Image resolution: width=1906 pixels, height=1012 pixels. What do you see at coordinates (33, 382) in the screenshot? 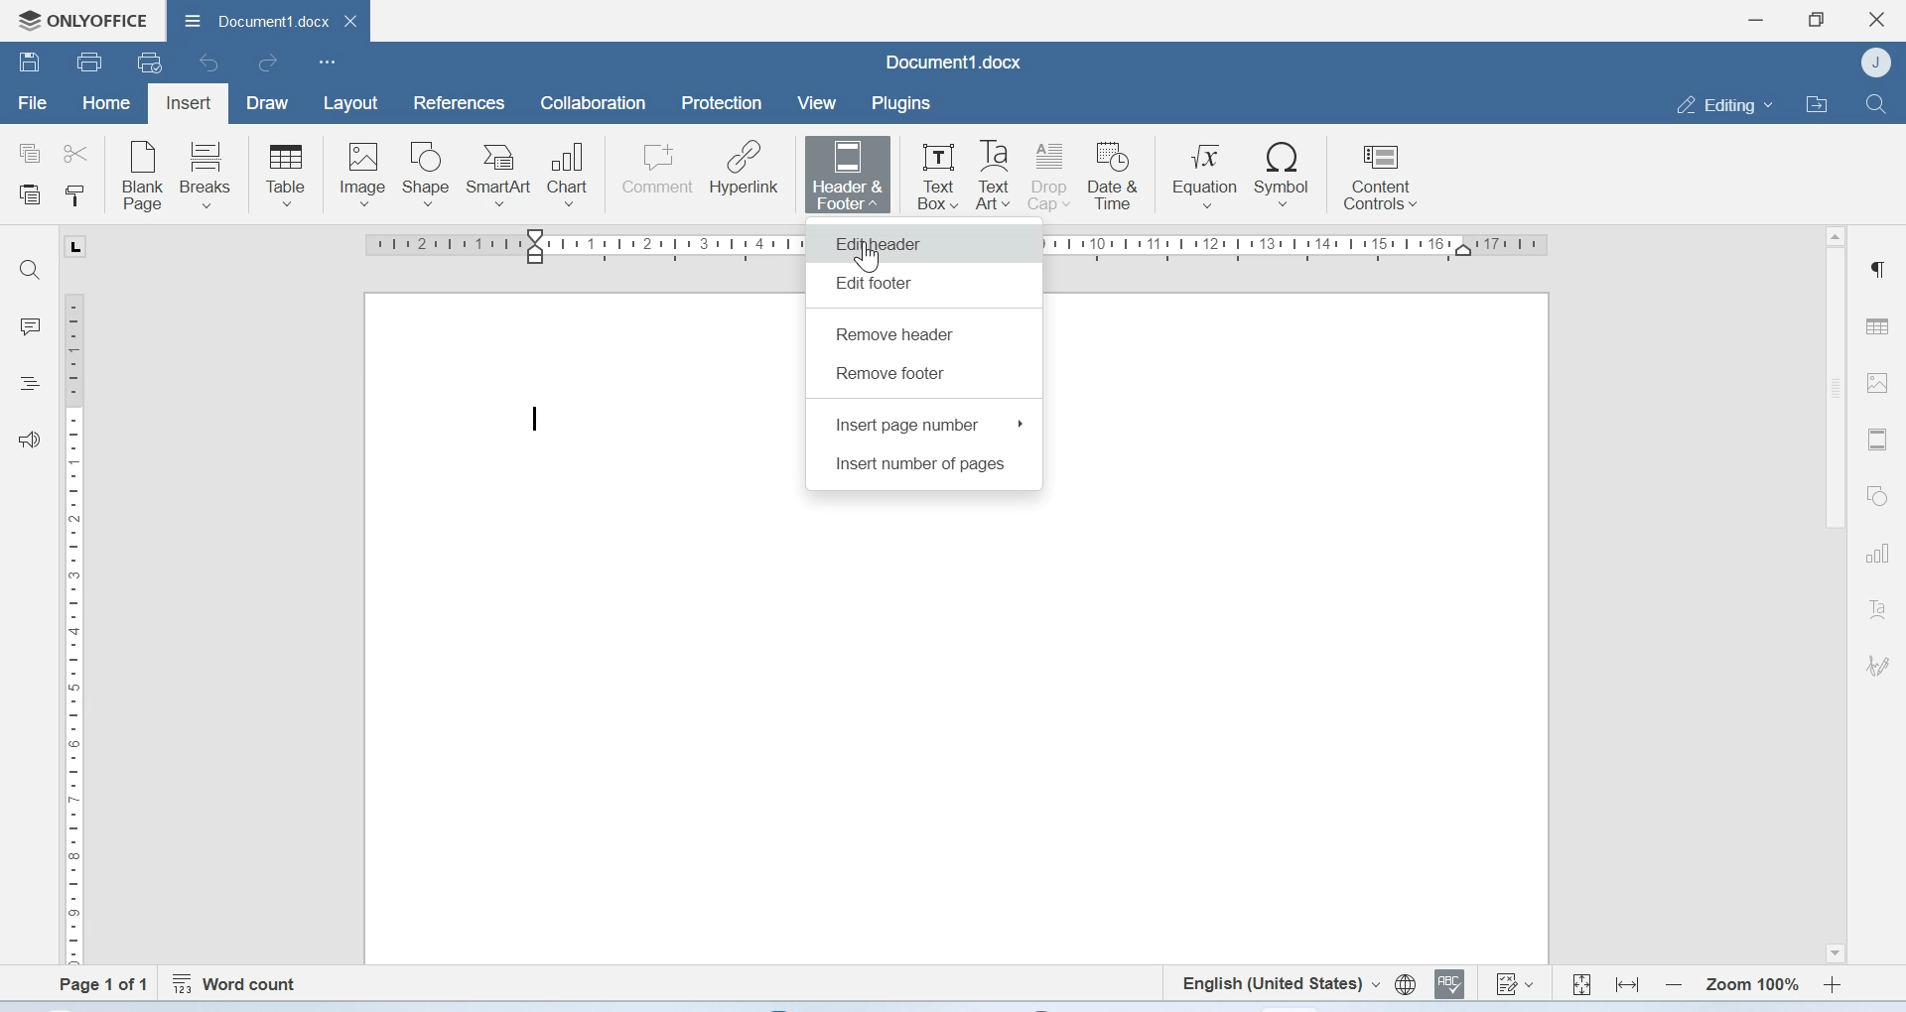
I see `Headings` at bounding box center [33, 382].